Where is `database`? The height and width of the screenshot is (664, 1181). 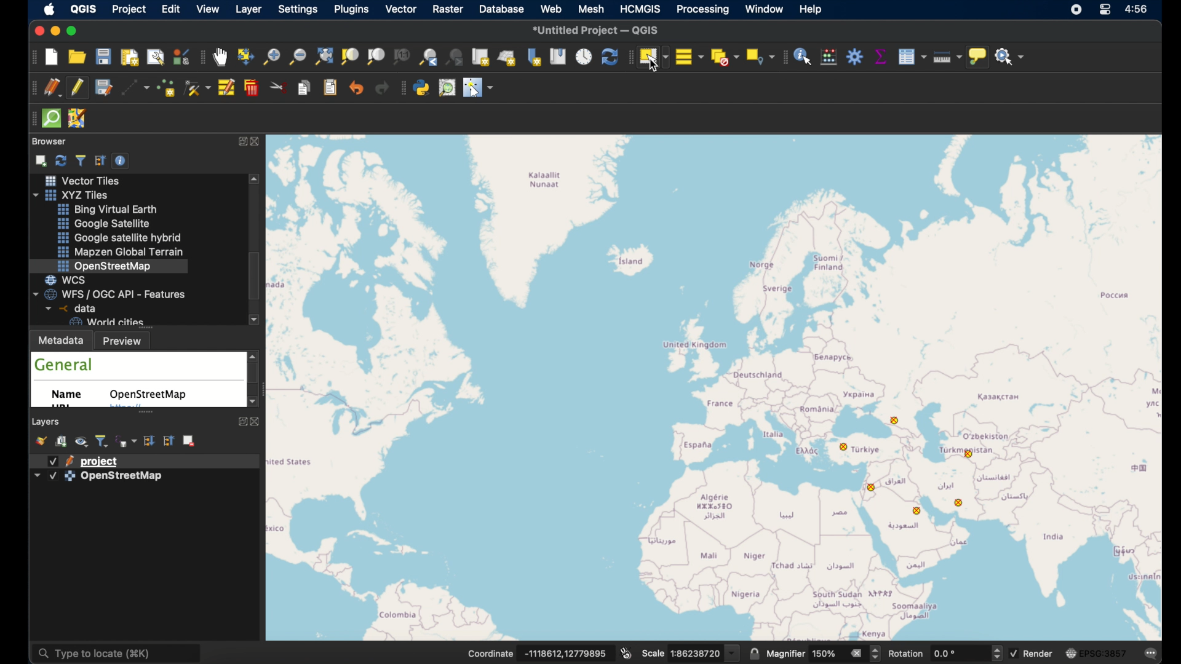 database is located at coordinates (501, 9).